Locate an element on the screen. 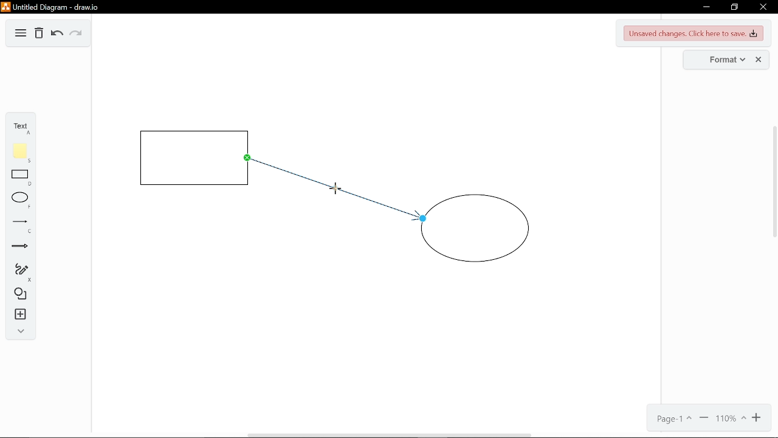  Scroll Bar is located at coordinates (768, 182).